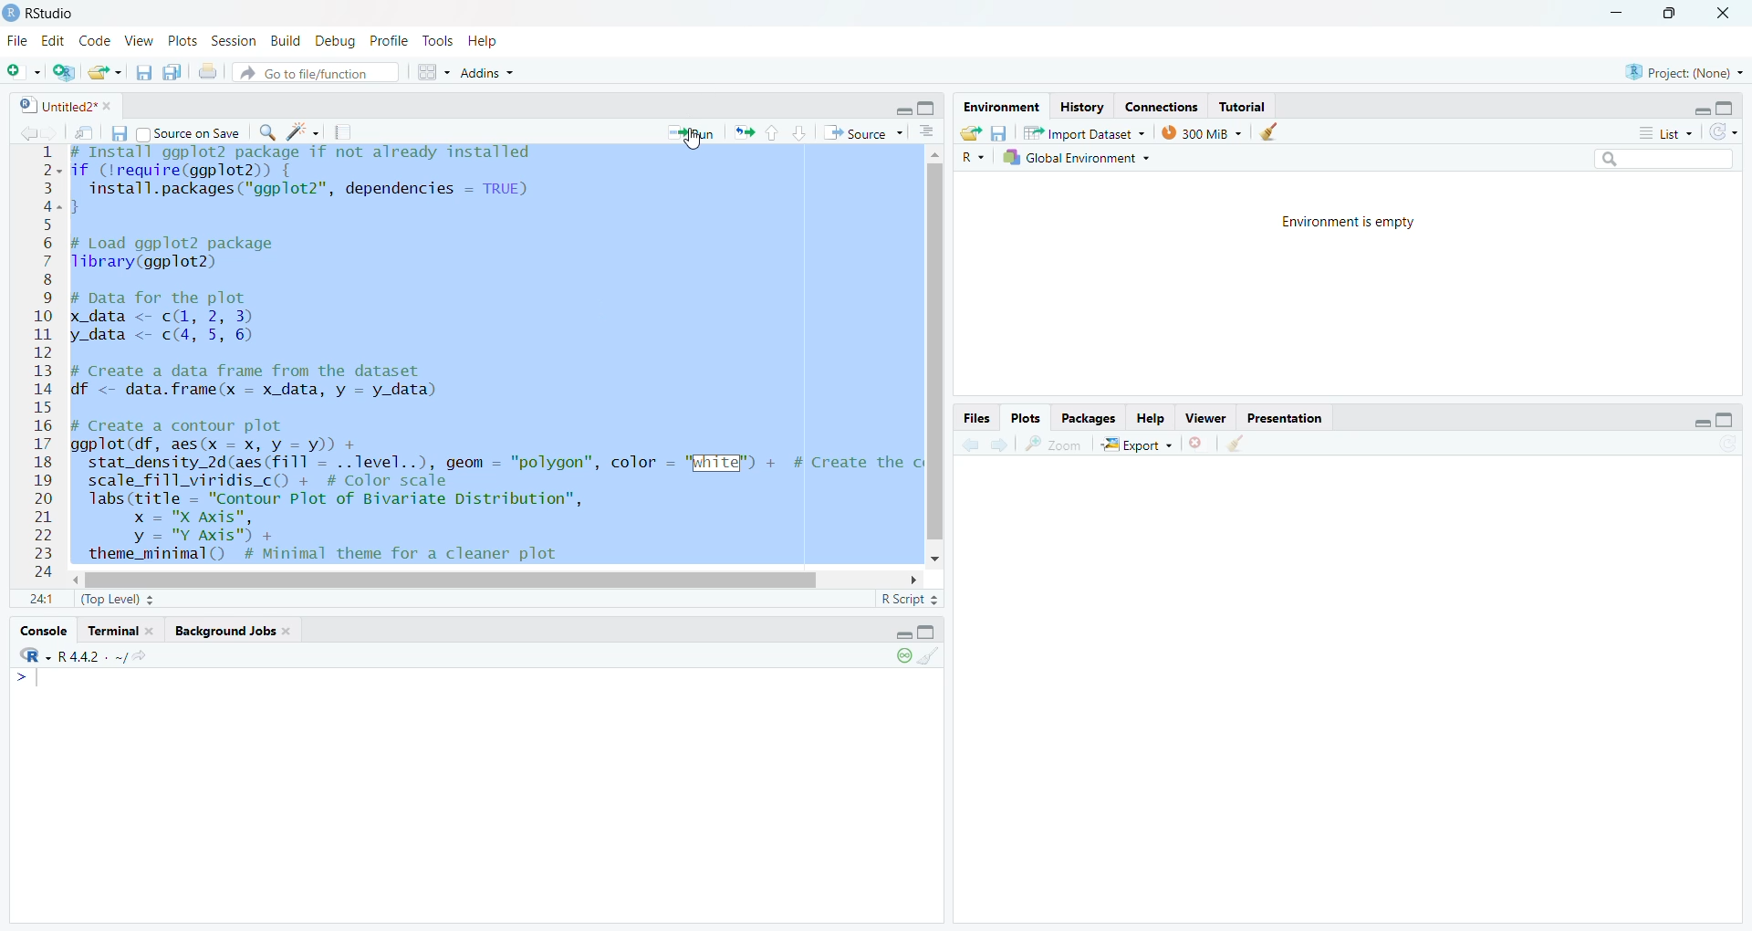  I want to click on hide r script, so click(1699, 420).